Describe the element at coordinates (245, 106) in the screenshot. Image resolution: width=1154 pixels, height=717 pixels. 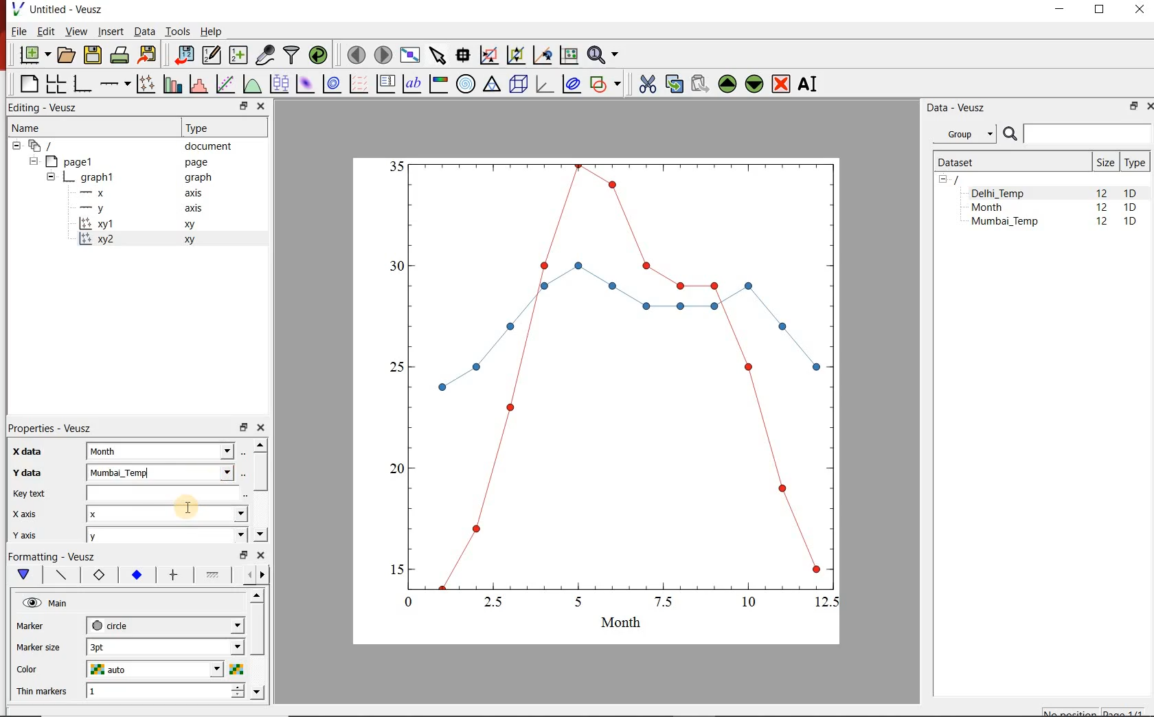
I see `restore` at that location.